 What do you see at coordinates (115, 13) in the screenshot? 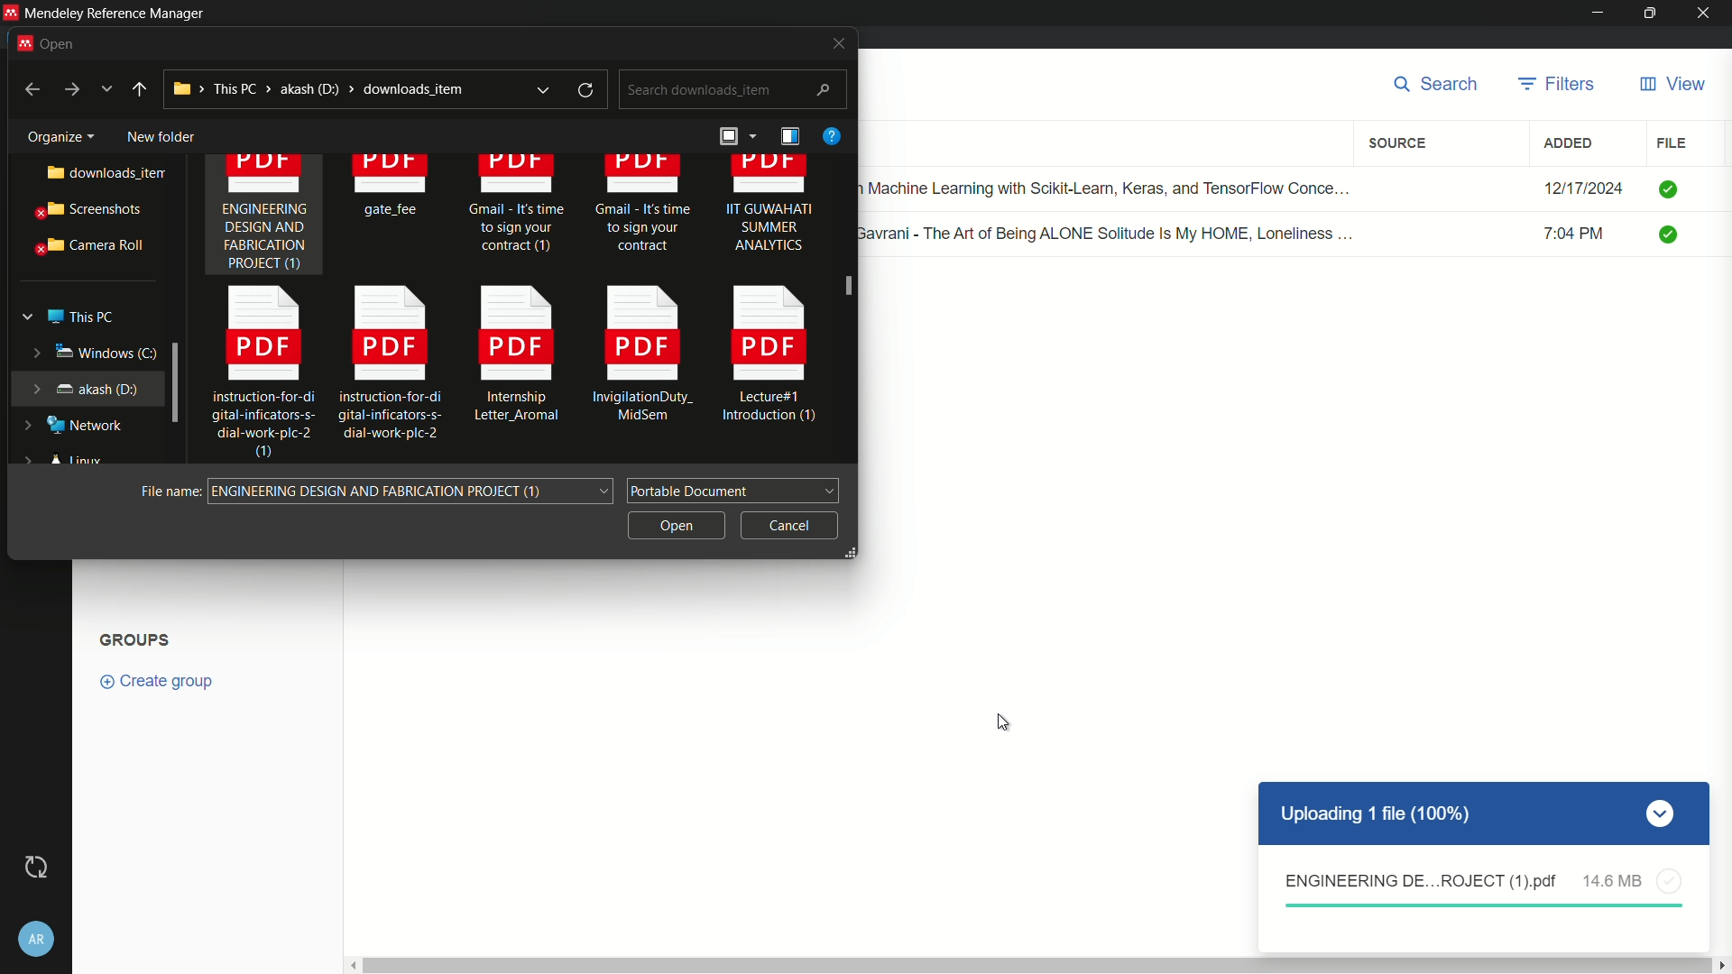
I see `Mendeley Reference Manager` at bounding box center [115, 13].